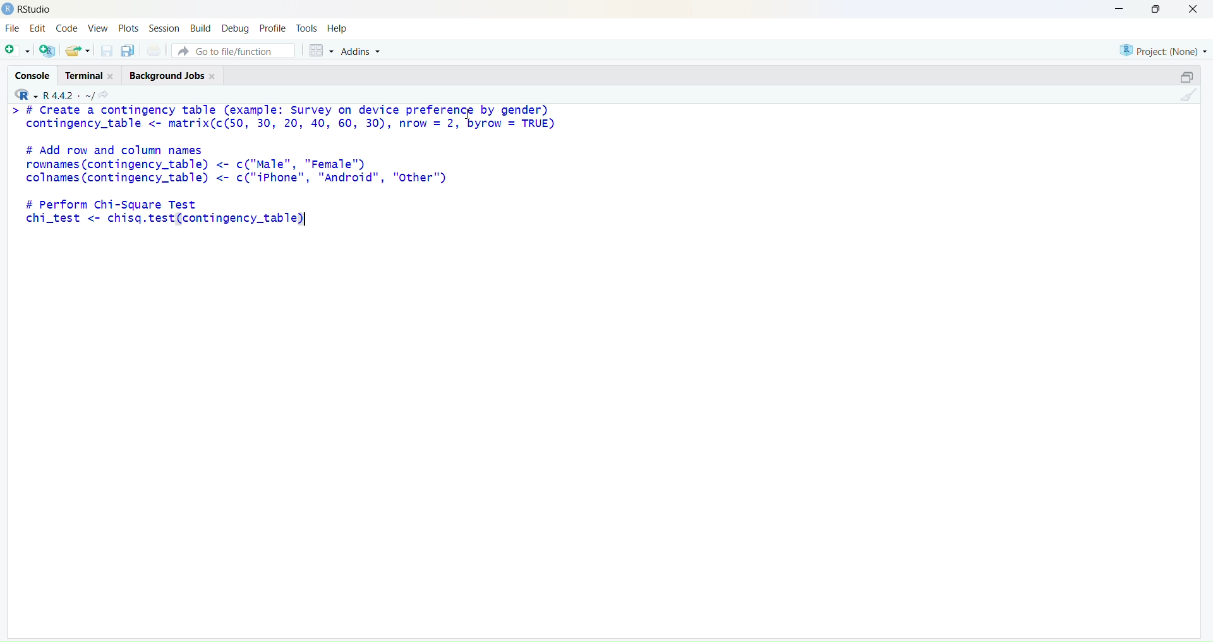 This screenshot has width=1213, height=642. What do you see at coordinates (275, 29) in the screenshot?
I see `Profile` at bounding box center [275, 29].